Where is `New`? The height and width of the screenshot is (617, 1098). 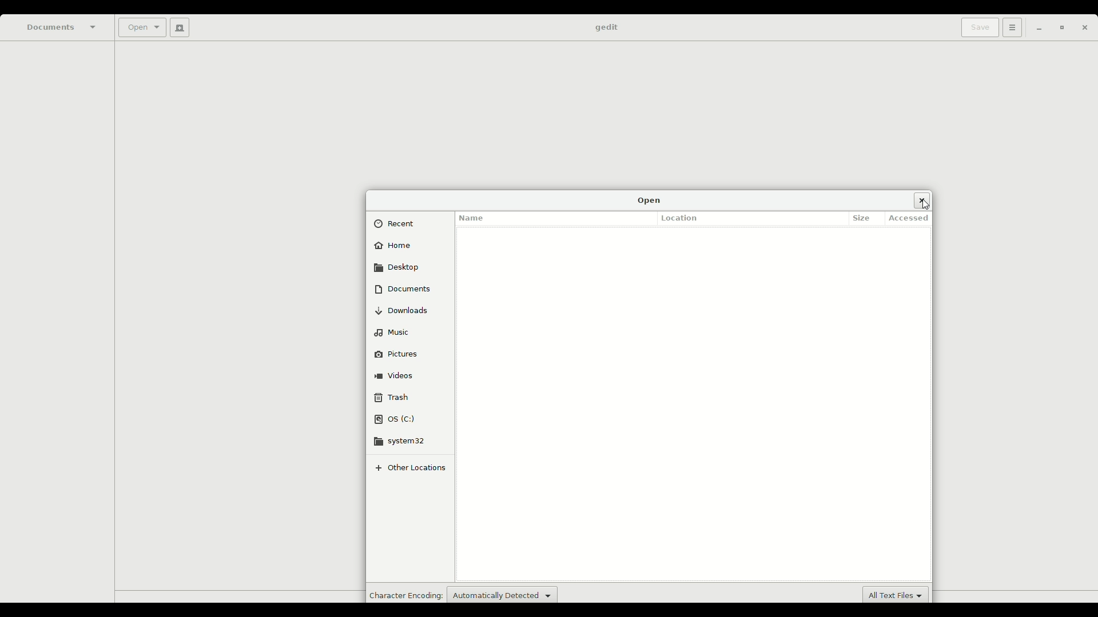
New is located at coordinates (177, 27).